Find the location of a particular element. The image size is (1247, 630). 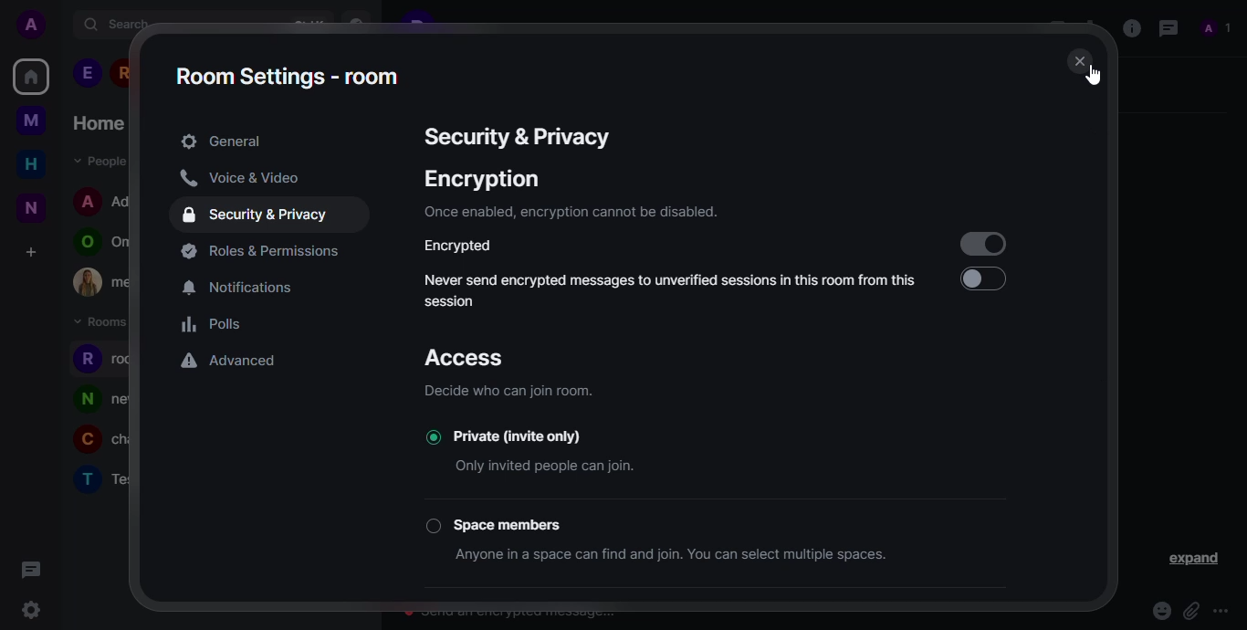

Encrypted is located at coordinates (469, 247).